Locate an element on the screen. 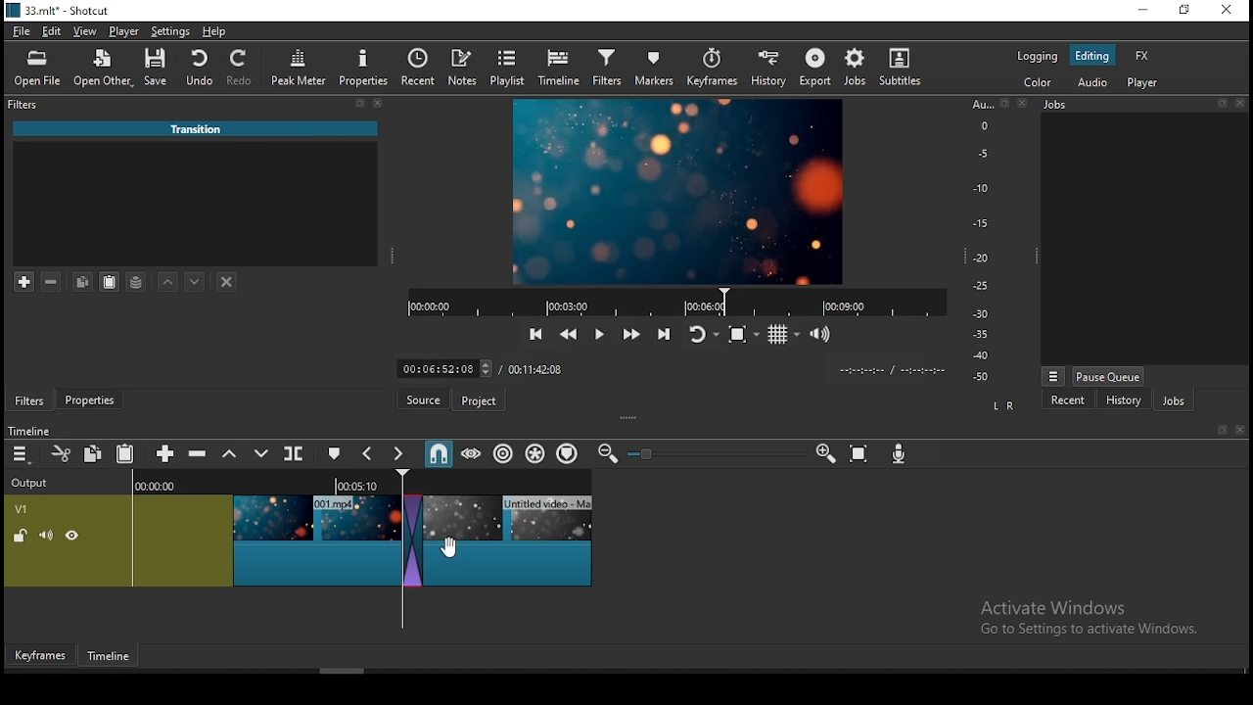  history is located at coordinates (766, 66).